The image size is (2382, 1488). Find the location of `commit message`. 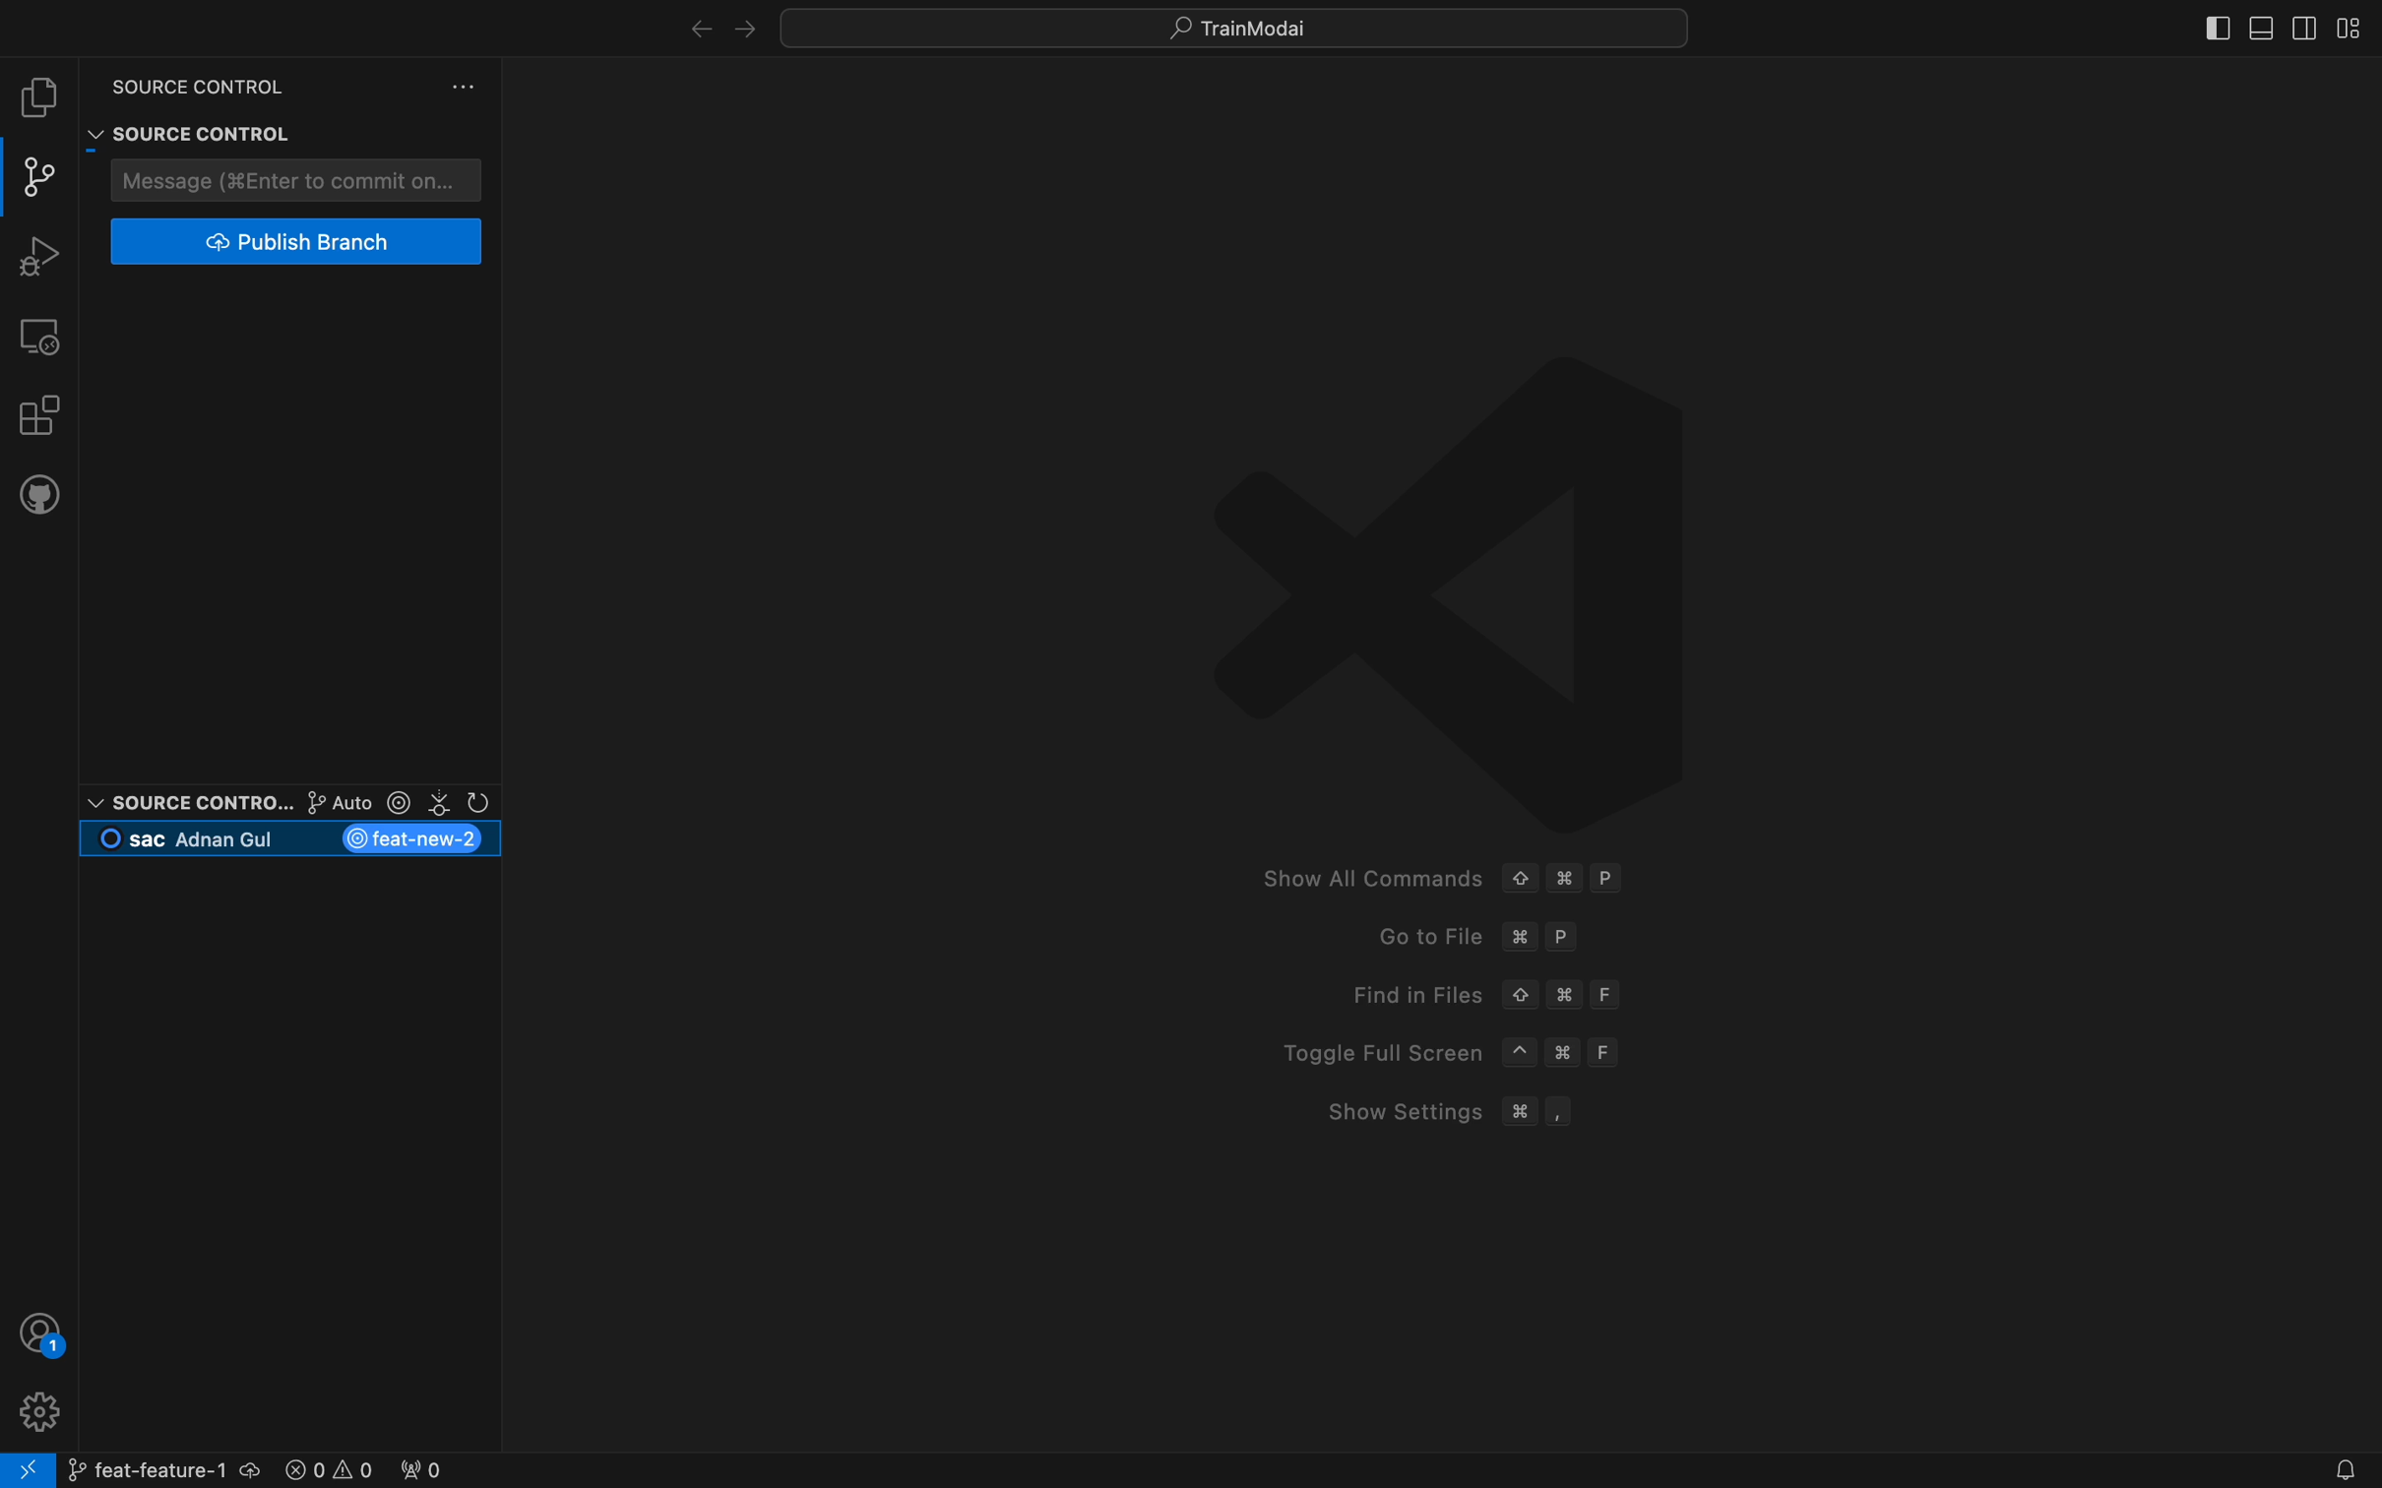

commit message is located at coordinates (300, 180).